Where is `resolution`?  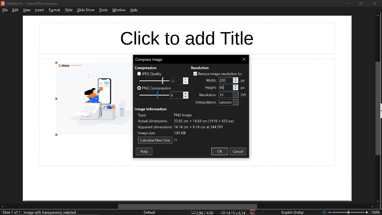
resolution is located at coordinates (229, 95).